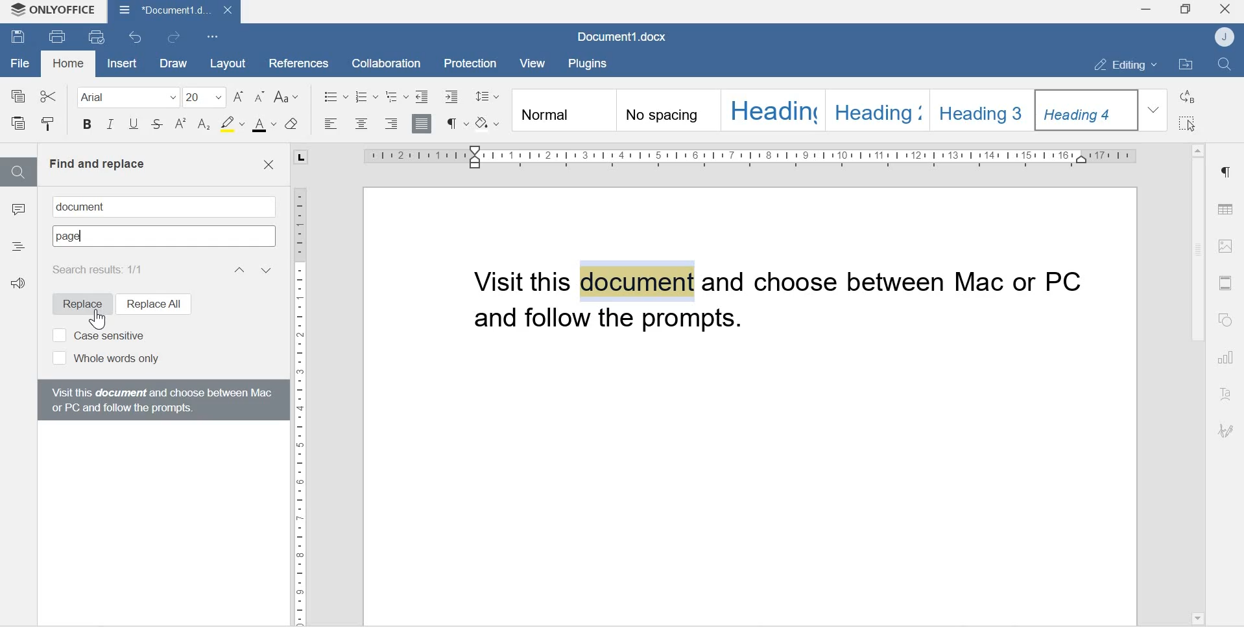 Image resolution: width=1244 pixels, height=627 pixels. What do you see at coordinates (206, 97) in the screenshot?
I see `Font size` at bounding box center [206, 97].